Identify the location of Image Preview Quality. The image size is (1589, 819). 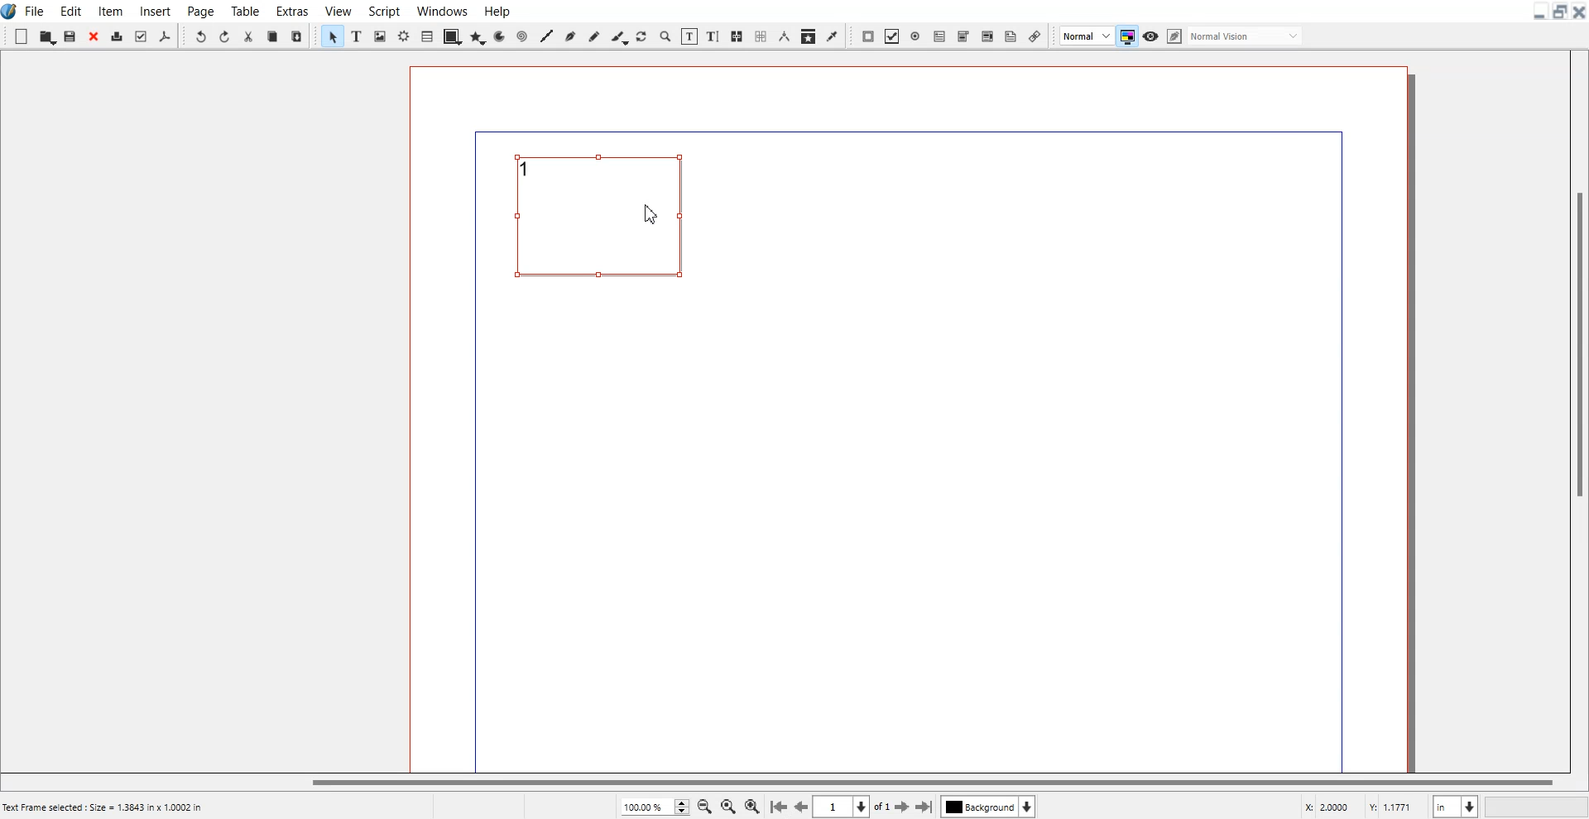
(1086, 35).